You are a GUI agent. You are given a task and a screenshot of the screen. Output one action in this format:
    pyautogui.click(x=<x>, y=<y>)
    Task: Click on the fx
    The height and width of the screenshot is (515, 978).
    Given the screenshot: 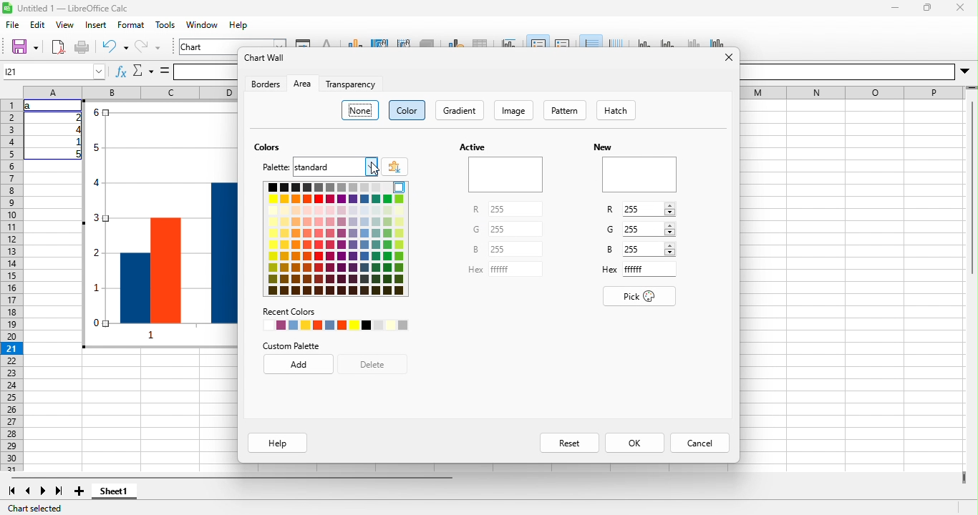 What is the action you would take?
    pyautogui.click(x=121, y=71)
    